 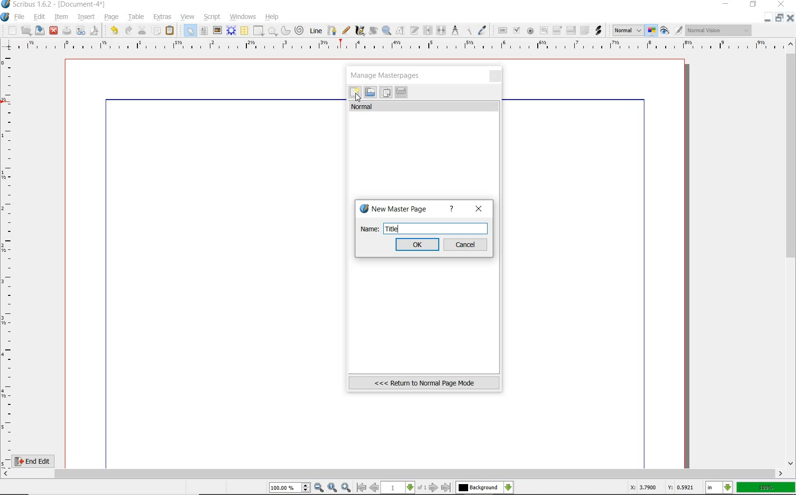 What do you see at coordinates (189, 17) in the screenshot?
I see `view` at bounding box center [189, 17].